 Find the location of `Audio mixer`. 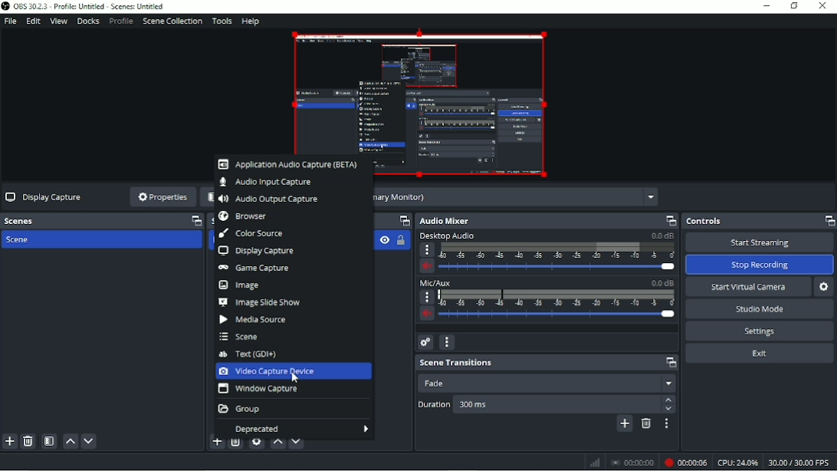

Audio mixer is located at coordinates (548, 219).